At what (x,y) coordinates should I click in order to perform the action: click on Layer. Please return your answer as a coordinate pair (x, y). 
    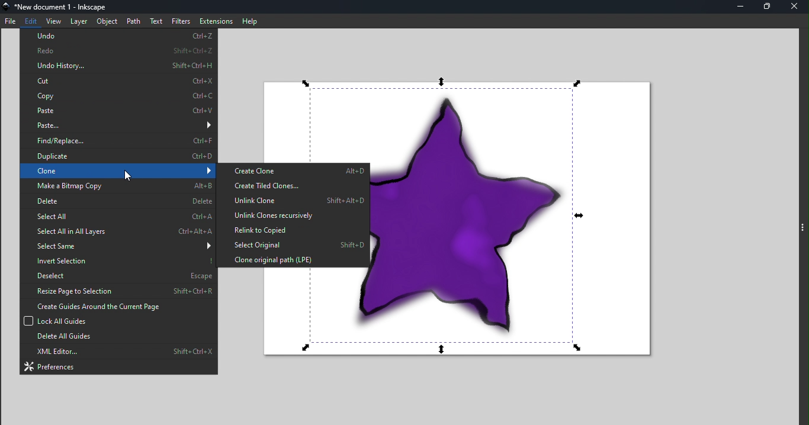
    Looking at the image, I should click on (79, 21).